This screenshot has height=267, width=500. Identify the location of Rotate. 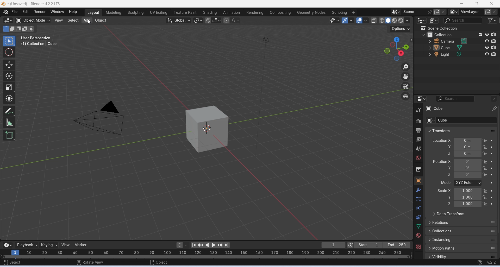
(9, 76).